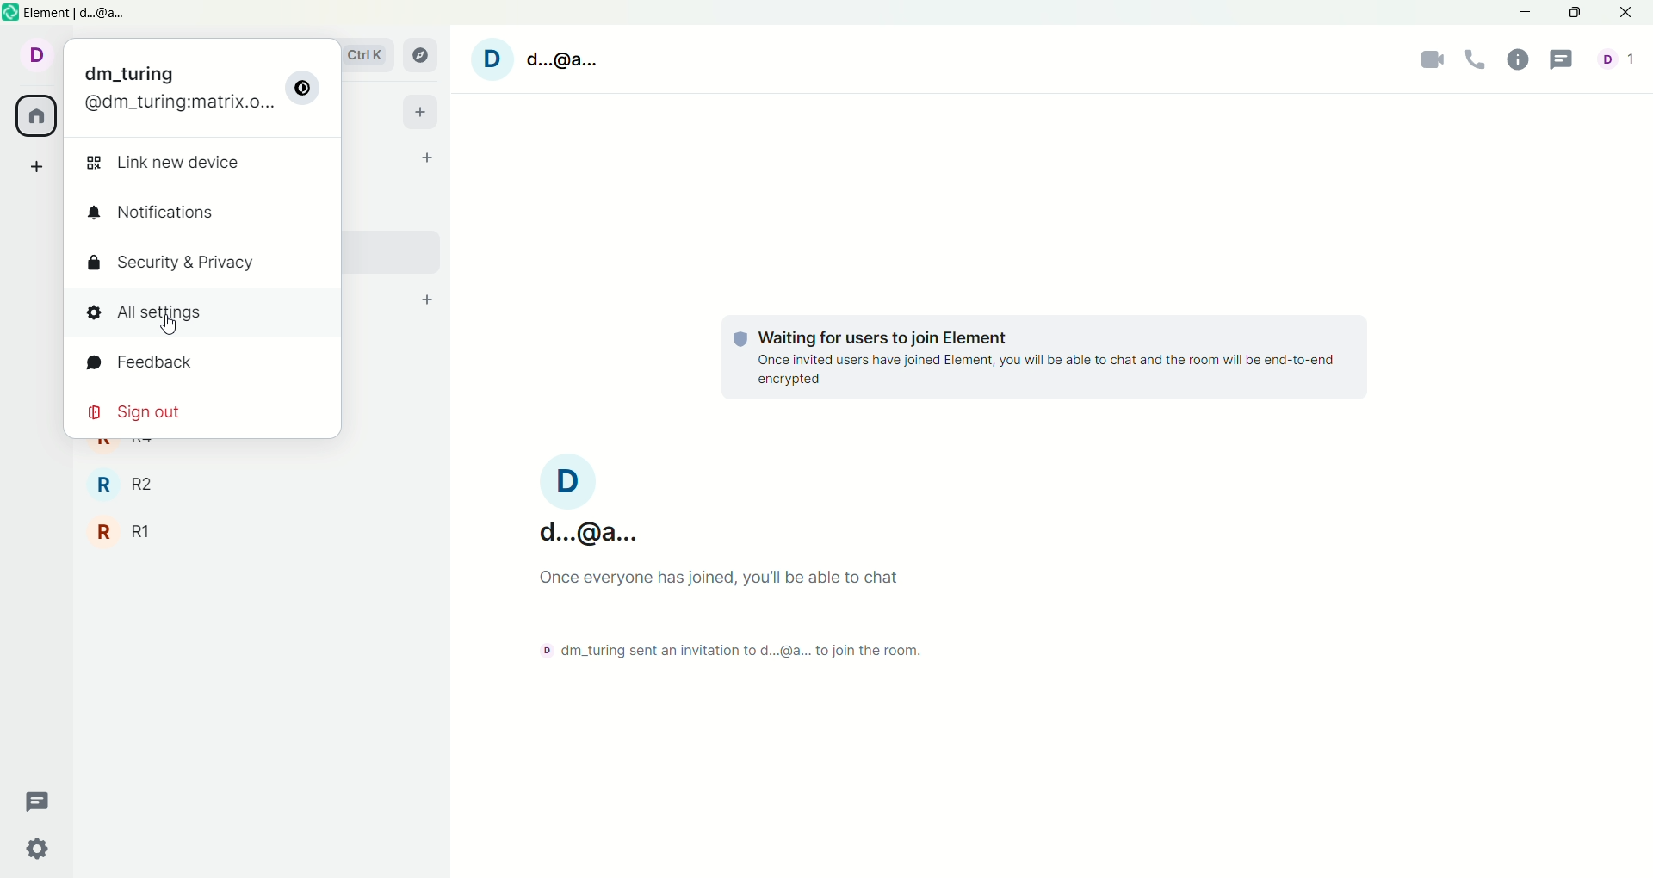  What do you see at coordinates (171, 87) in the screenshot?
I see `dm_turing
@dm_turing:matrix.o...` at bounding box center [171, 87].